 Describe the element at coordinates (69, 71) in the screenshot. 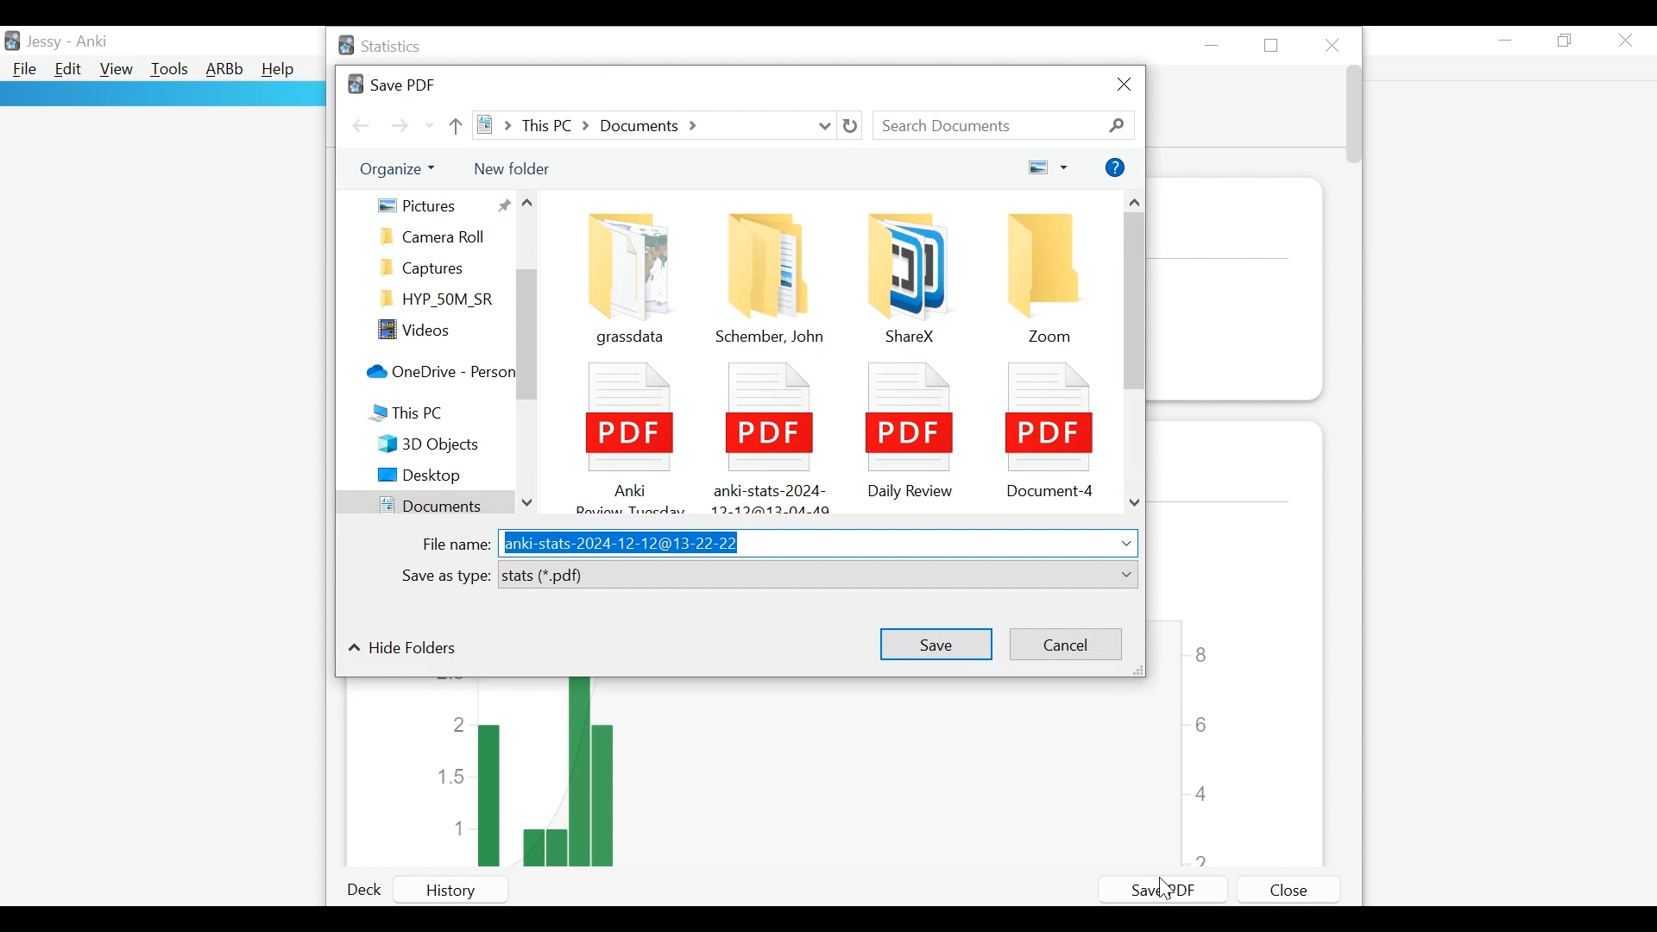

I see `Edit` at that location.